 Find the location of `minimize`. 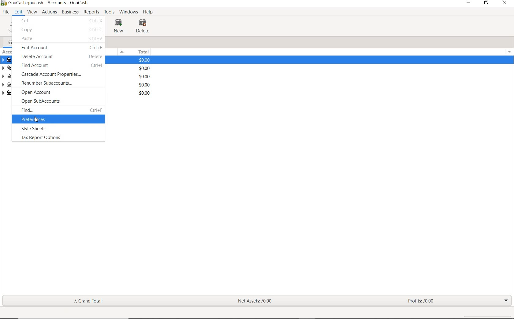

minimize is located at coordinates (468, 3).